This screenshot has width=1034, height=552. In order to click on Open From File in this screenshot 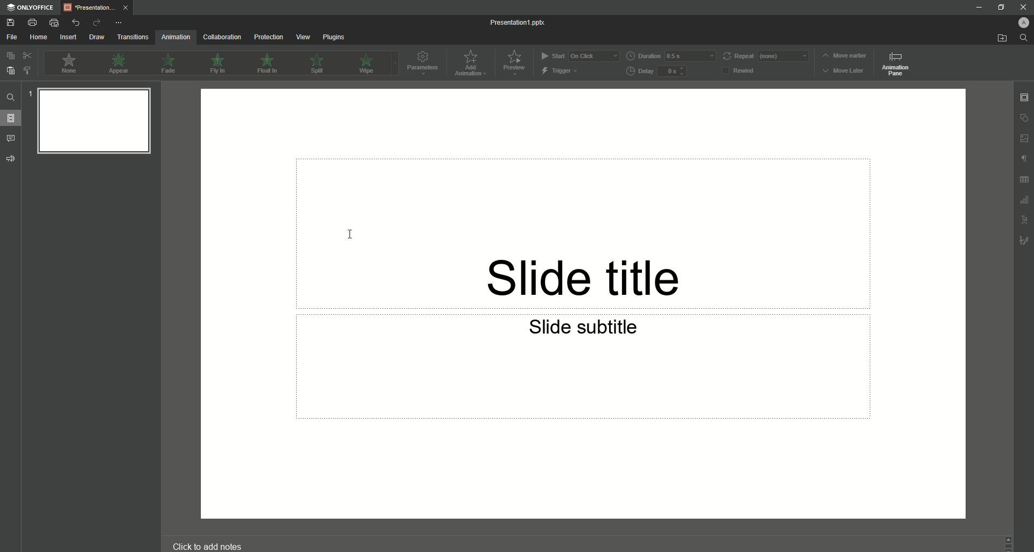, I will do `click(996, 38)`.